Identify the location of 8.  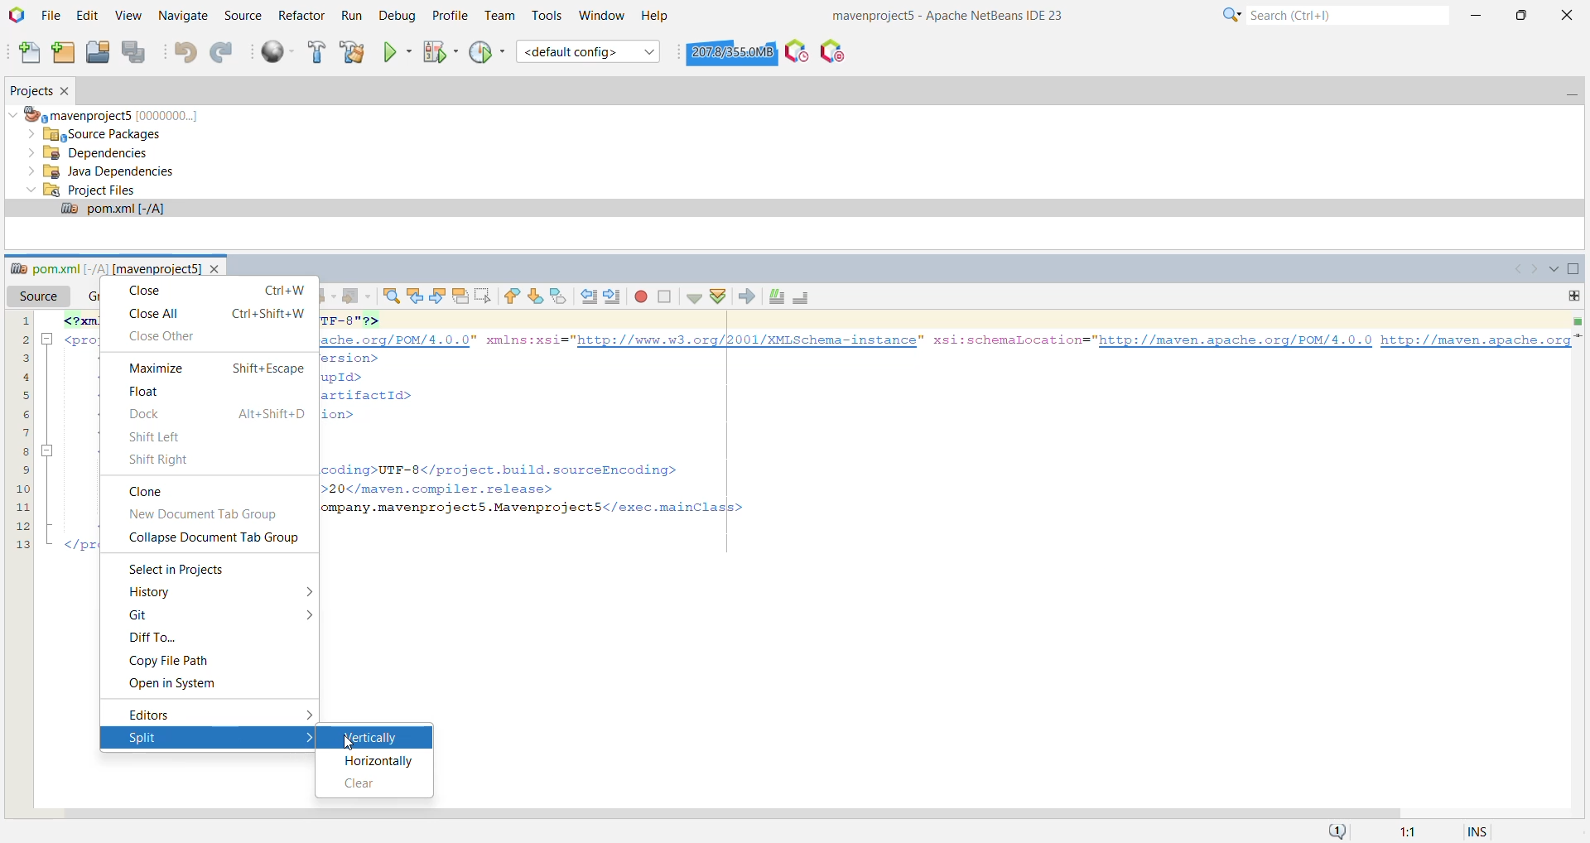
(22, 450).